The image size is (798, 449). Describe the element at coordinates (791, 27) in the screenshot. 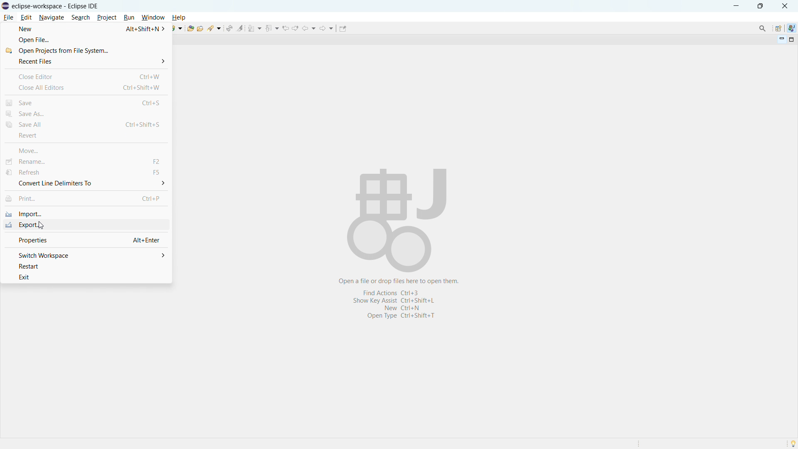

I see `java` at that location.